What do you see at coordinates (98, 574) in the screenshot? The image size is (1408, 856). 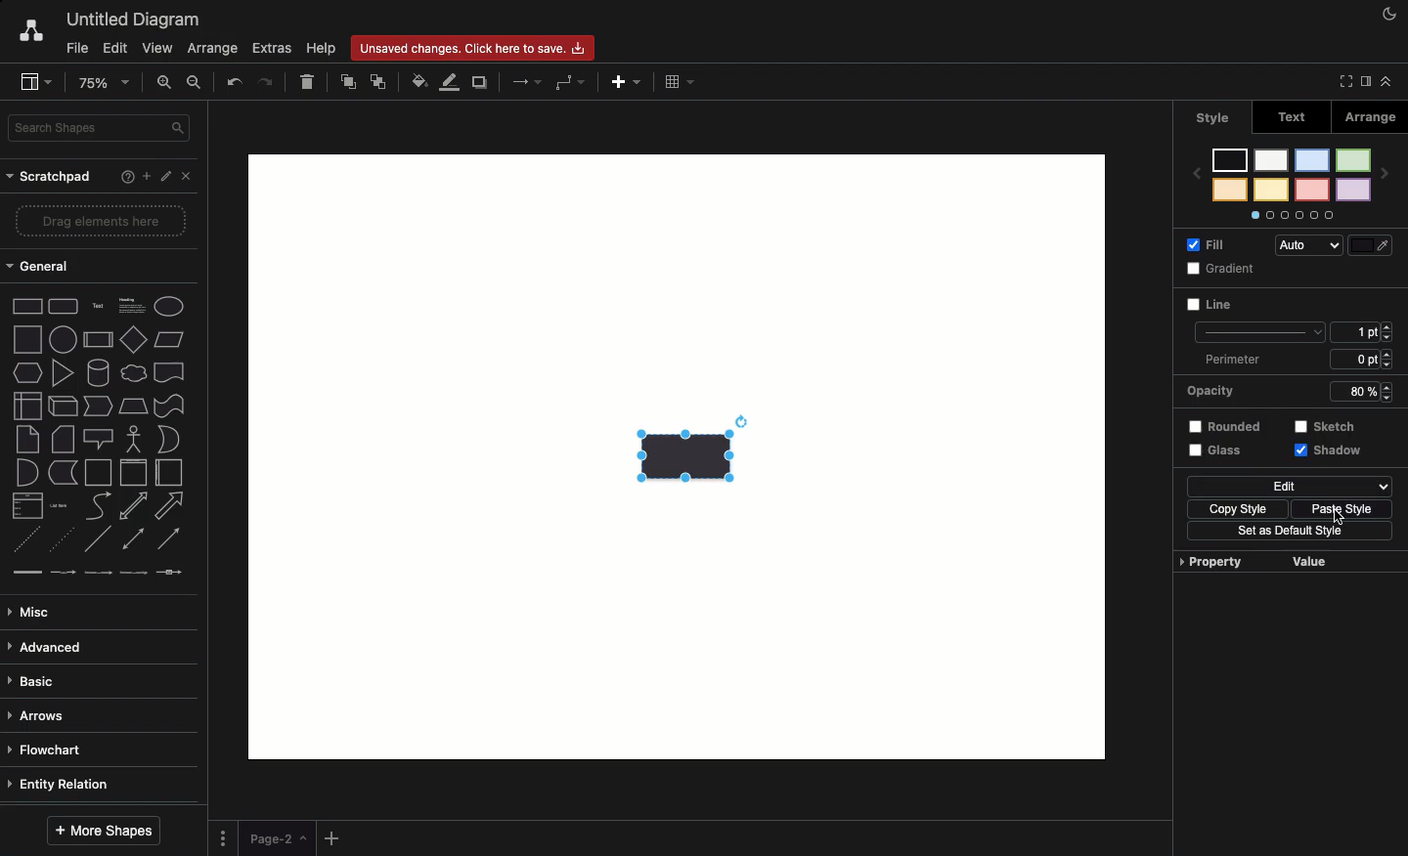 I see `connector with 2 labels` at bounding box center [98, 574].